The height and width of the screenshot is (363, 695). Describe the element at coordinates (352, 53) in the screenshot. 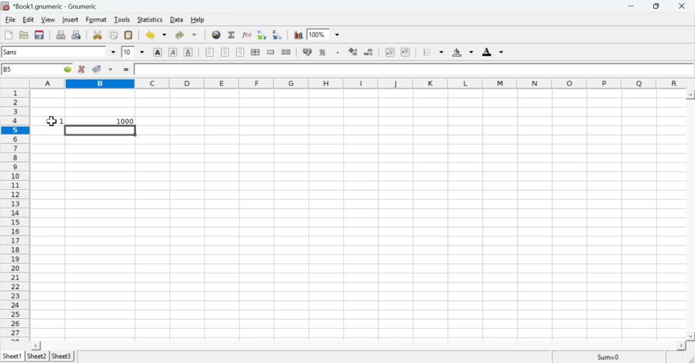

I see `Sort by ascending` at that location.